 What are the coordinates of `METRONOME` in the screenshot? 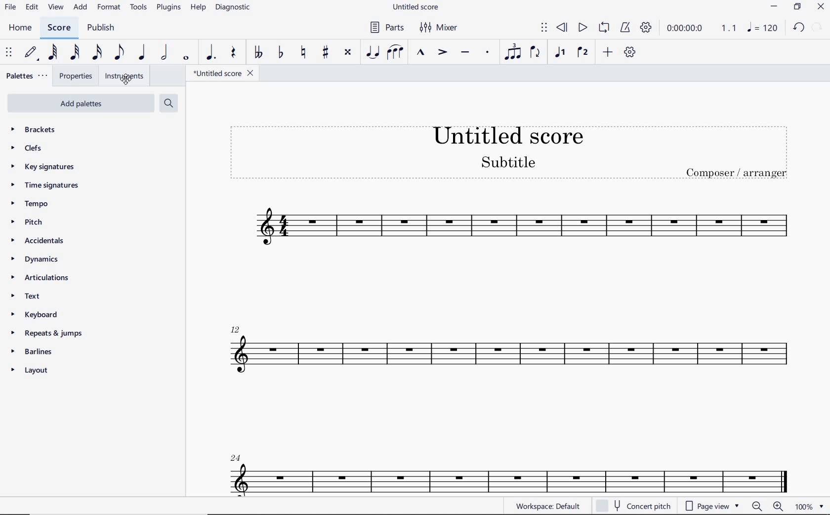 It's located at (626, 28).